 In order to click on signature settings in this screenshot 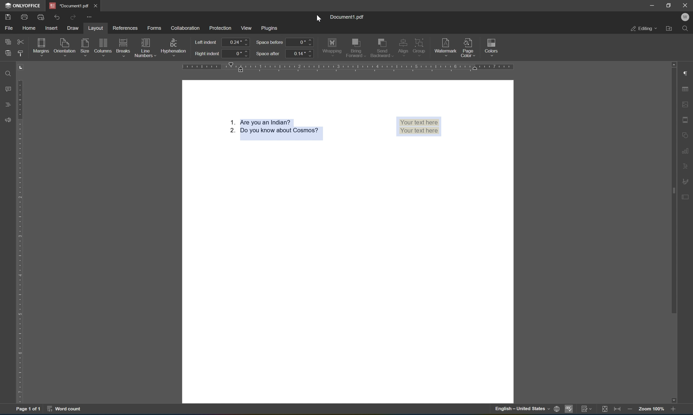, I will do `click(687, 181)`.